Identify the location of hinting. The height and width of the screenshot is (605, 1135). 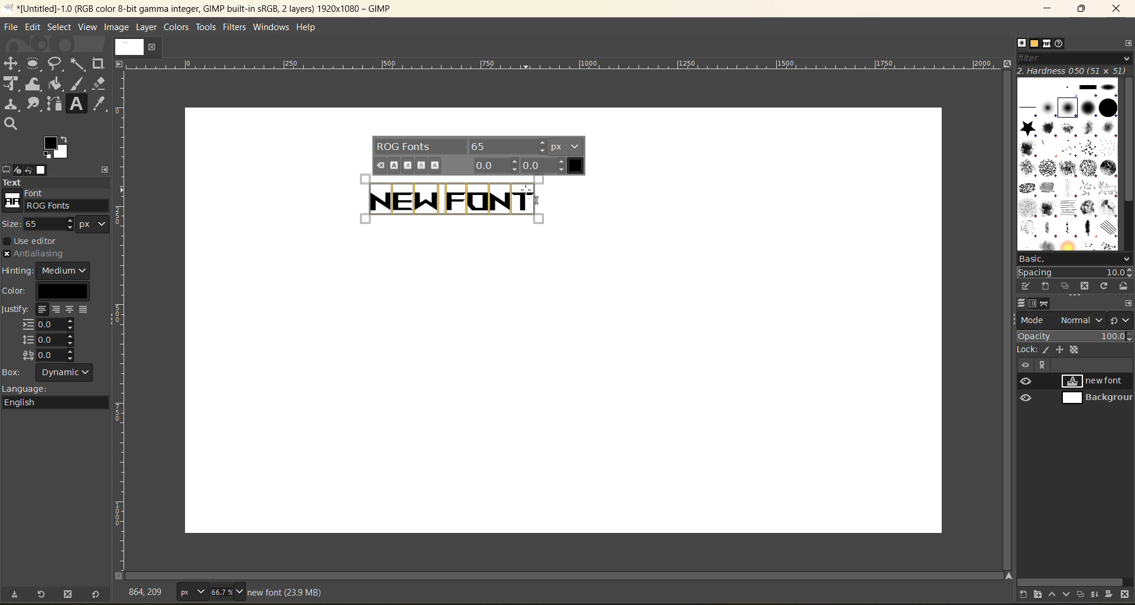
(48, 271).